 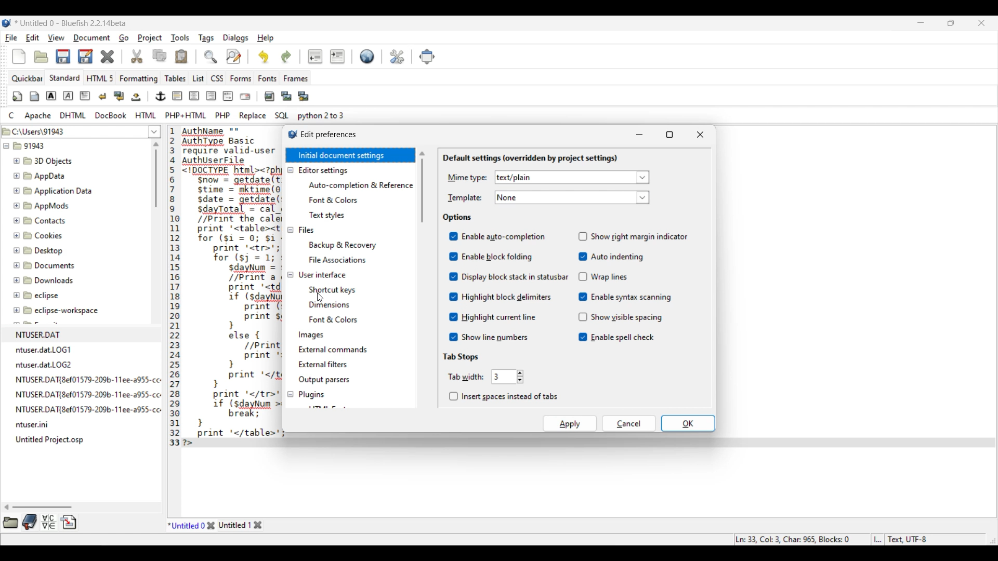 I want to click on 91943, so click(x=31, y=148).